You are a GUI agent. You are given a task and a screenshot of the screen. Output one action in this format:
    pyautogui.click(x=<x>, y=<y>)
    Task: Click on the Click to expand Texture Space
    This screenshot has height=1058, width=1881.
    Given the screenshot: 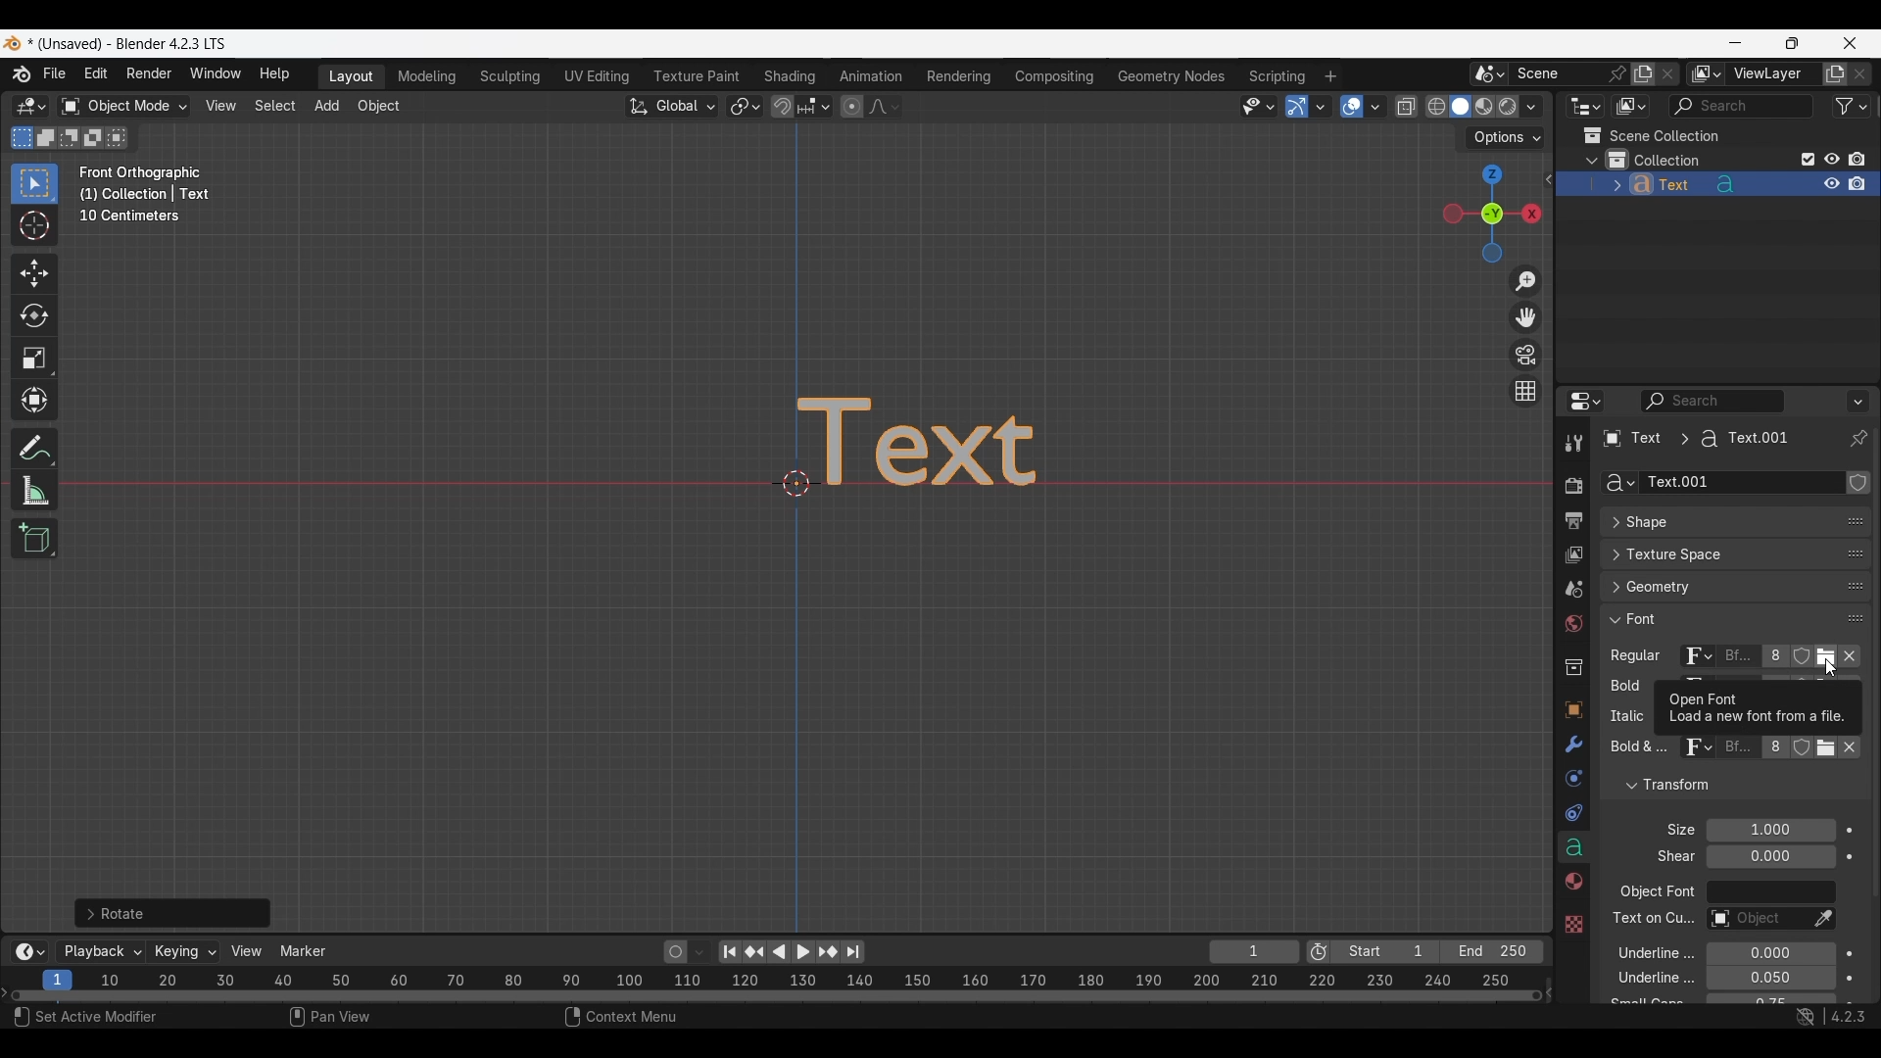 What is the action you would take?
    pyautogui.click(x=1715, y=554)
    